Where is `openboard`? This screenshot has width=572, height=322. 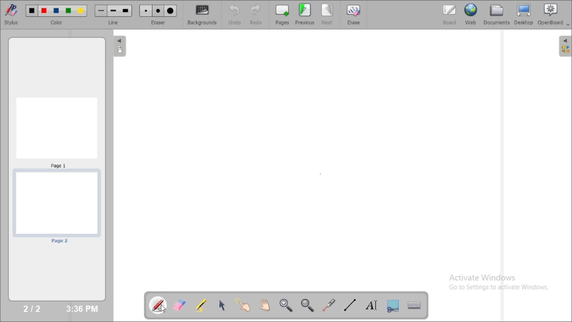 openboard is located at coordinates (554, 15).